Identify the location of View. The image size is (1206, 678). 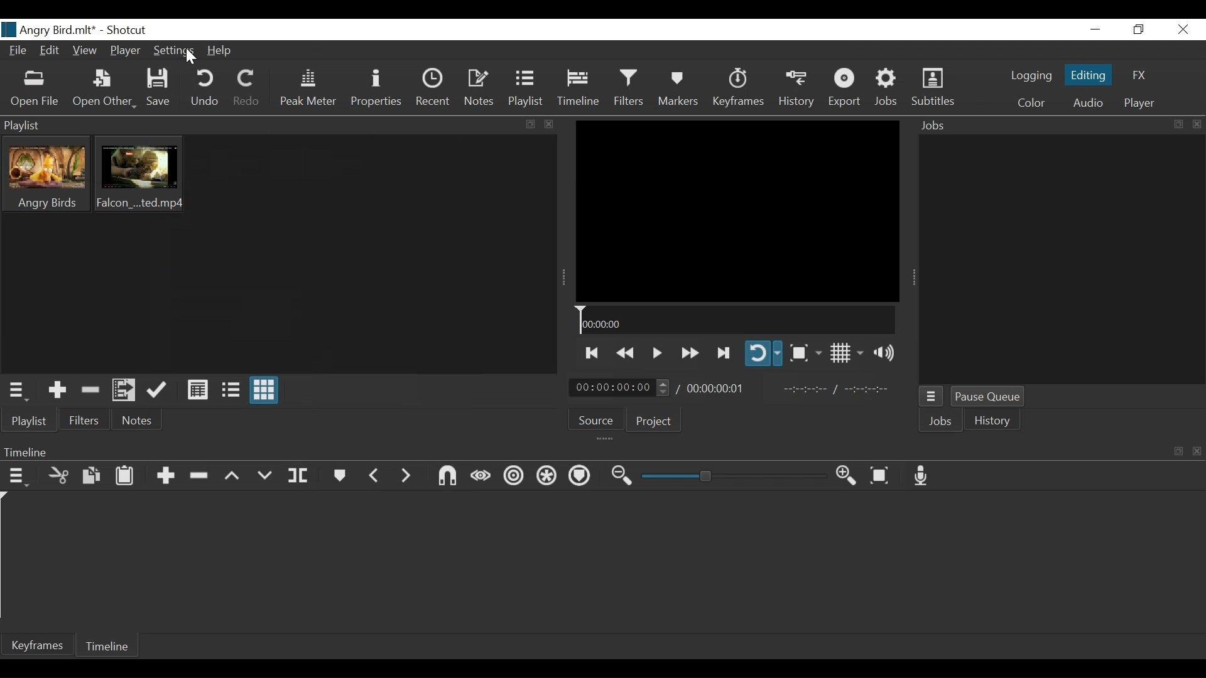
(85, 51).